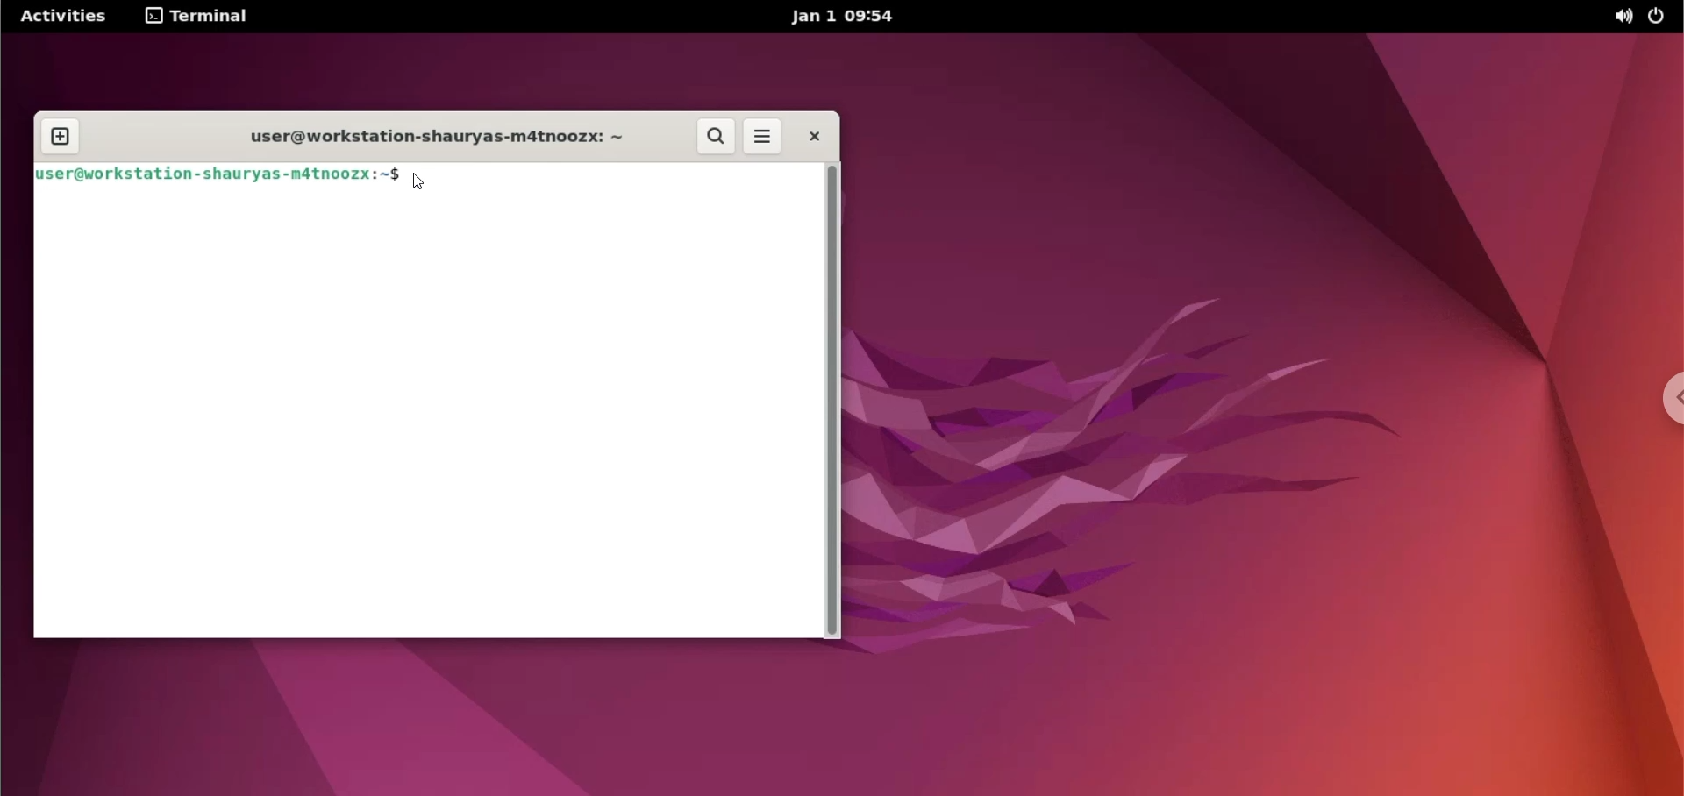 The width and height of the screenshot is (1684, 796). Describe the element at coordinates (712, 137) in the screenshot. I see `search` at that location.